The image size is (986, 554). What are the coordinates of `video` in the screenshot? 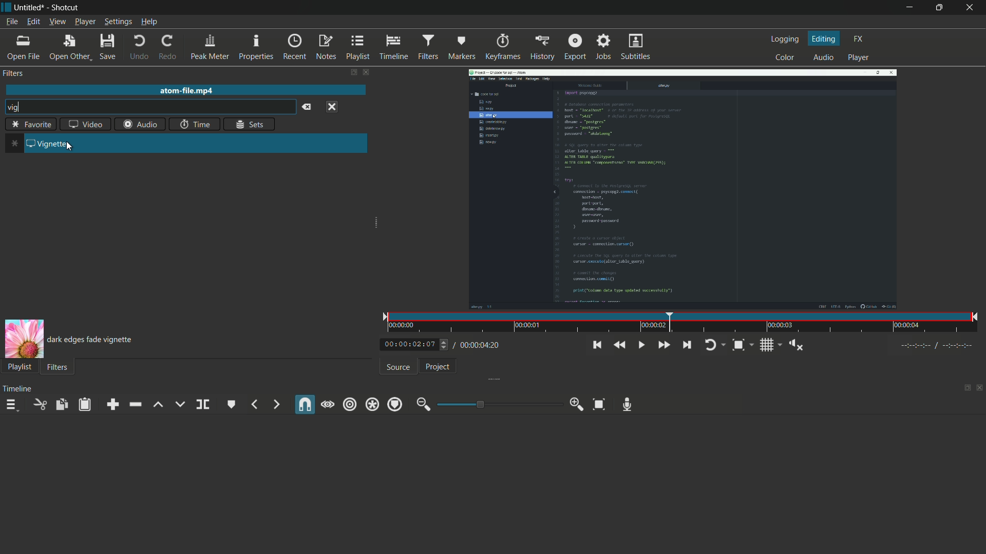 It's located at (86, 125).